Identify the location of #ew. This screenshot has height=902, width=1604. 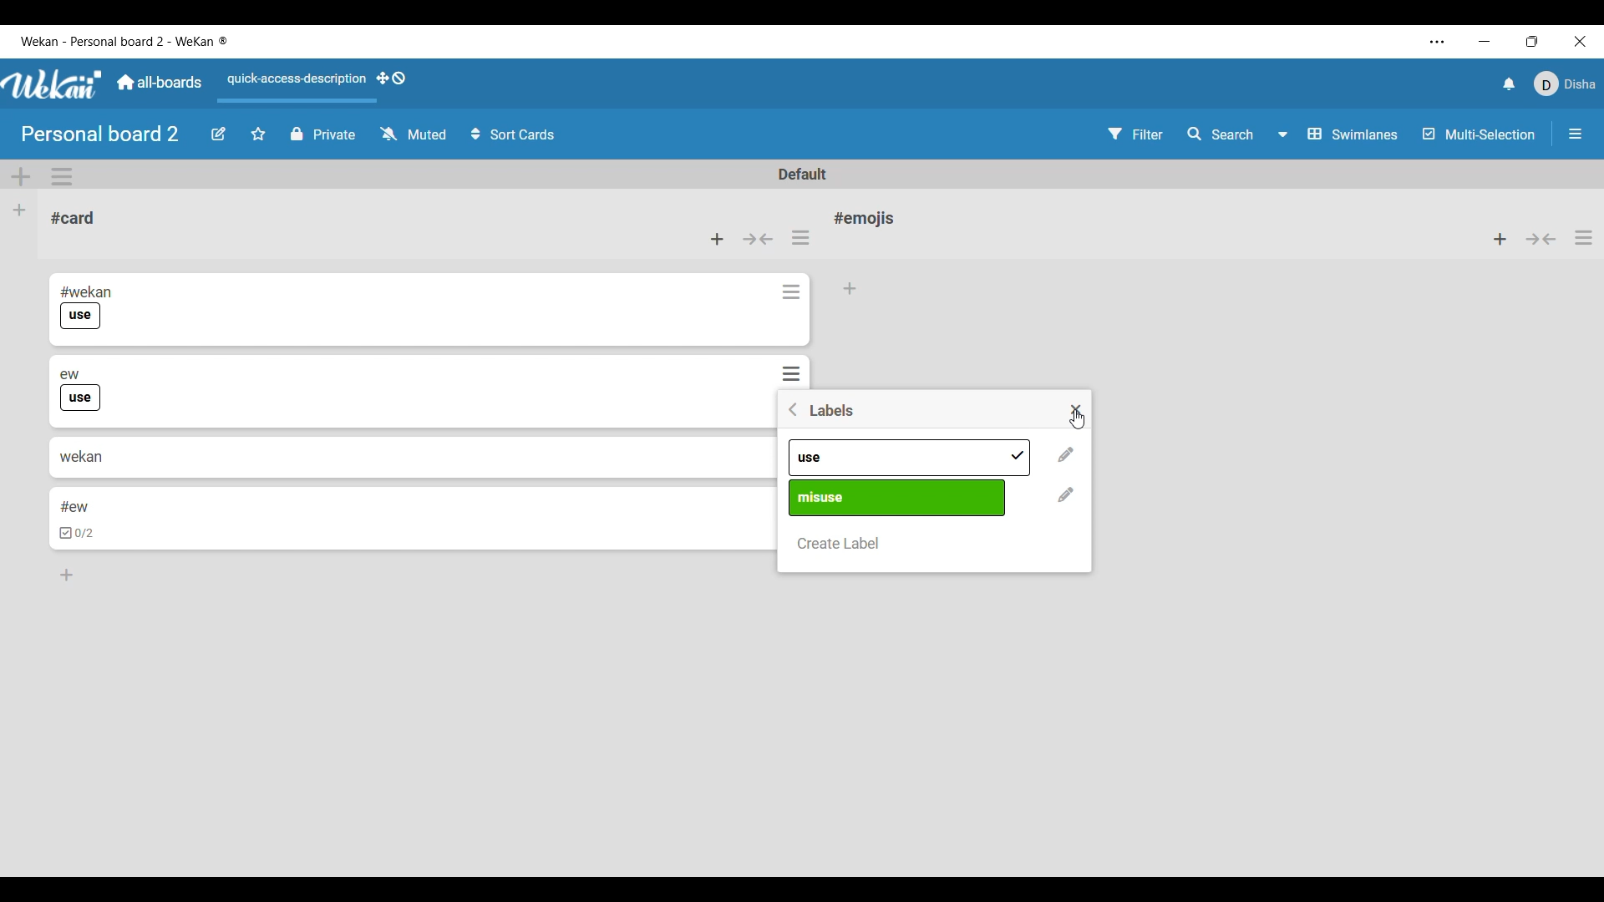
(75, 507).